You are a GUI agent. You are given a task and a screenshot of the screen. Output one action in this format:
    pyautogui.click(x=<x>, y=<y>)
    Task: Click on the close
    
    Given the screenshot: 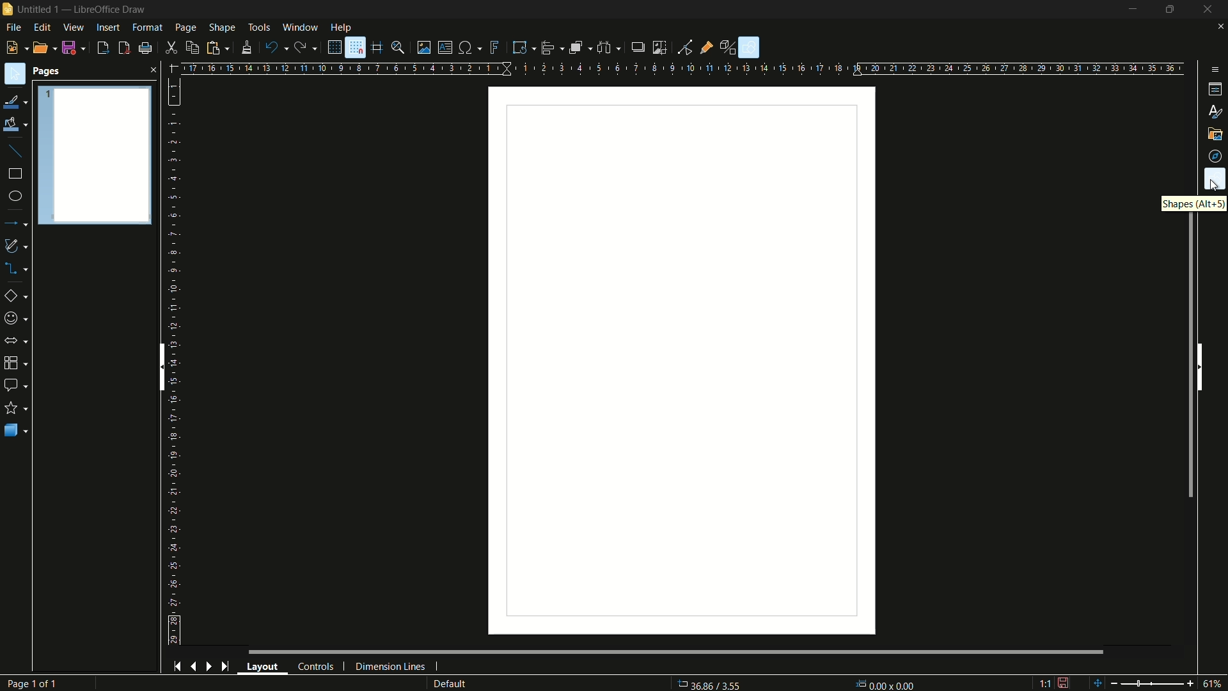 What is the action you would take?
    pyautogui.click(x=150, y=70)
    